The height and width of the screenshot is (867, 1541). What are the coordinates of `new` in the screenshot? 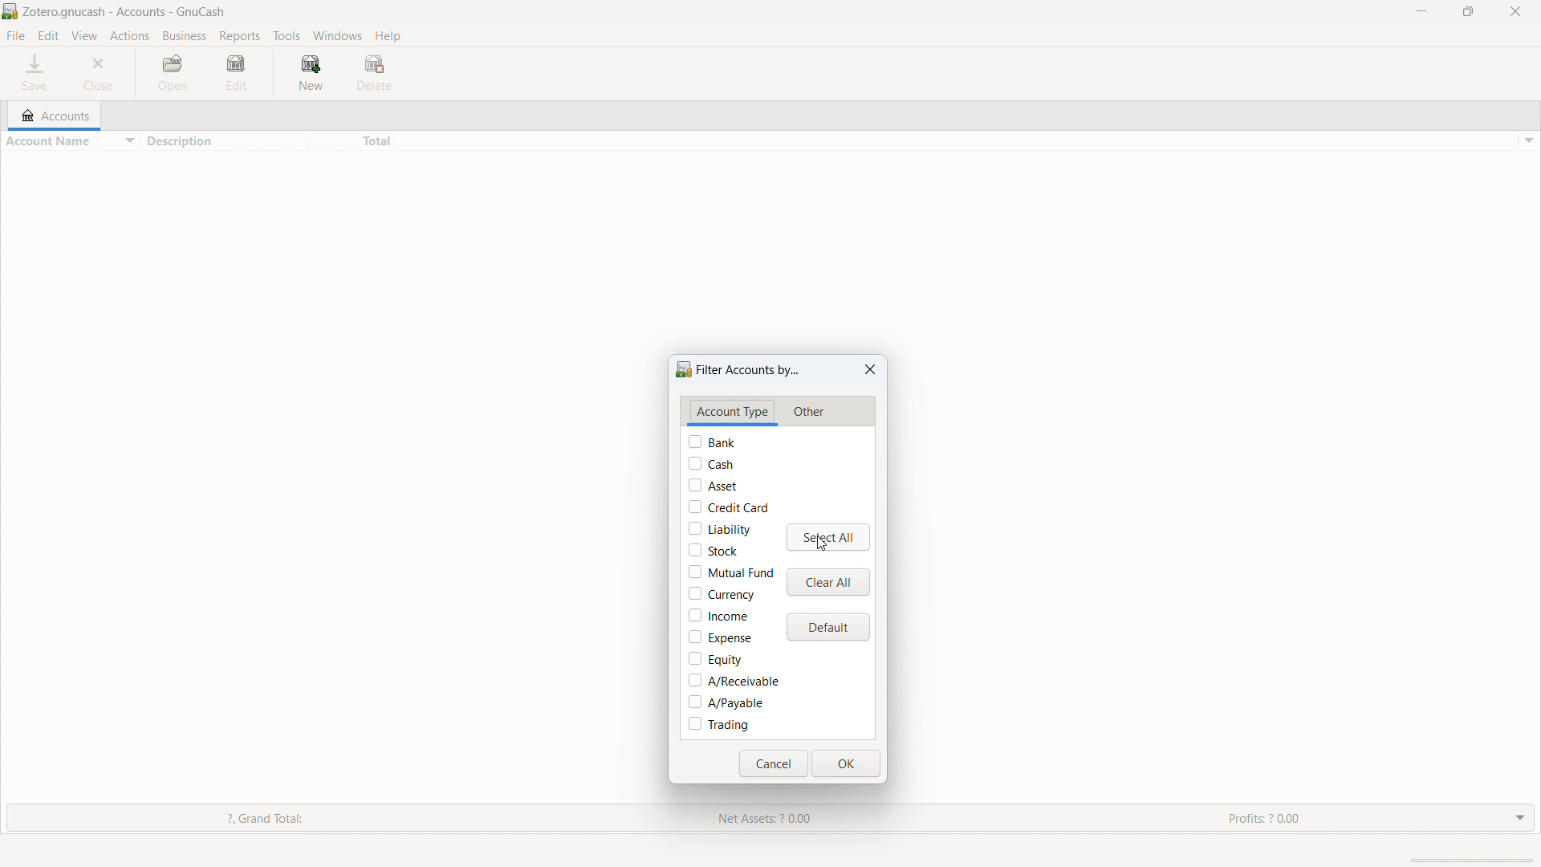 It's located at (309, 71).